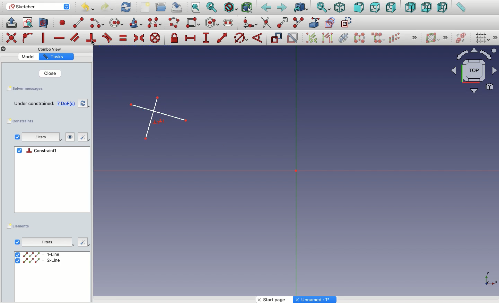 This screenshot has height=303, width=499. What do you see at coordinates (63, 24) in the screenshot?
I see `point` at bounding box center [63, 24].